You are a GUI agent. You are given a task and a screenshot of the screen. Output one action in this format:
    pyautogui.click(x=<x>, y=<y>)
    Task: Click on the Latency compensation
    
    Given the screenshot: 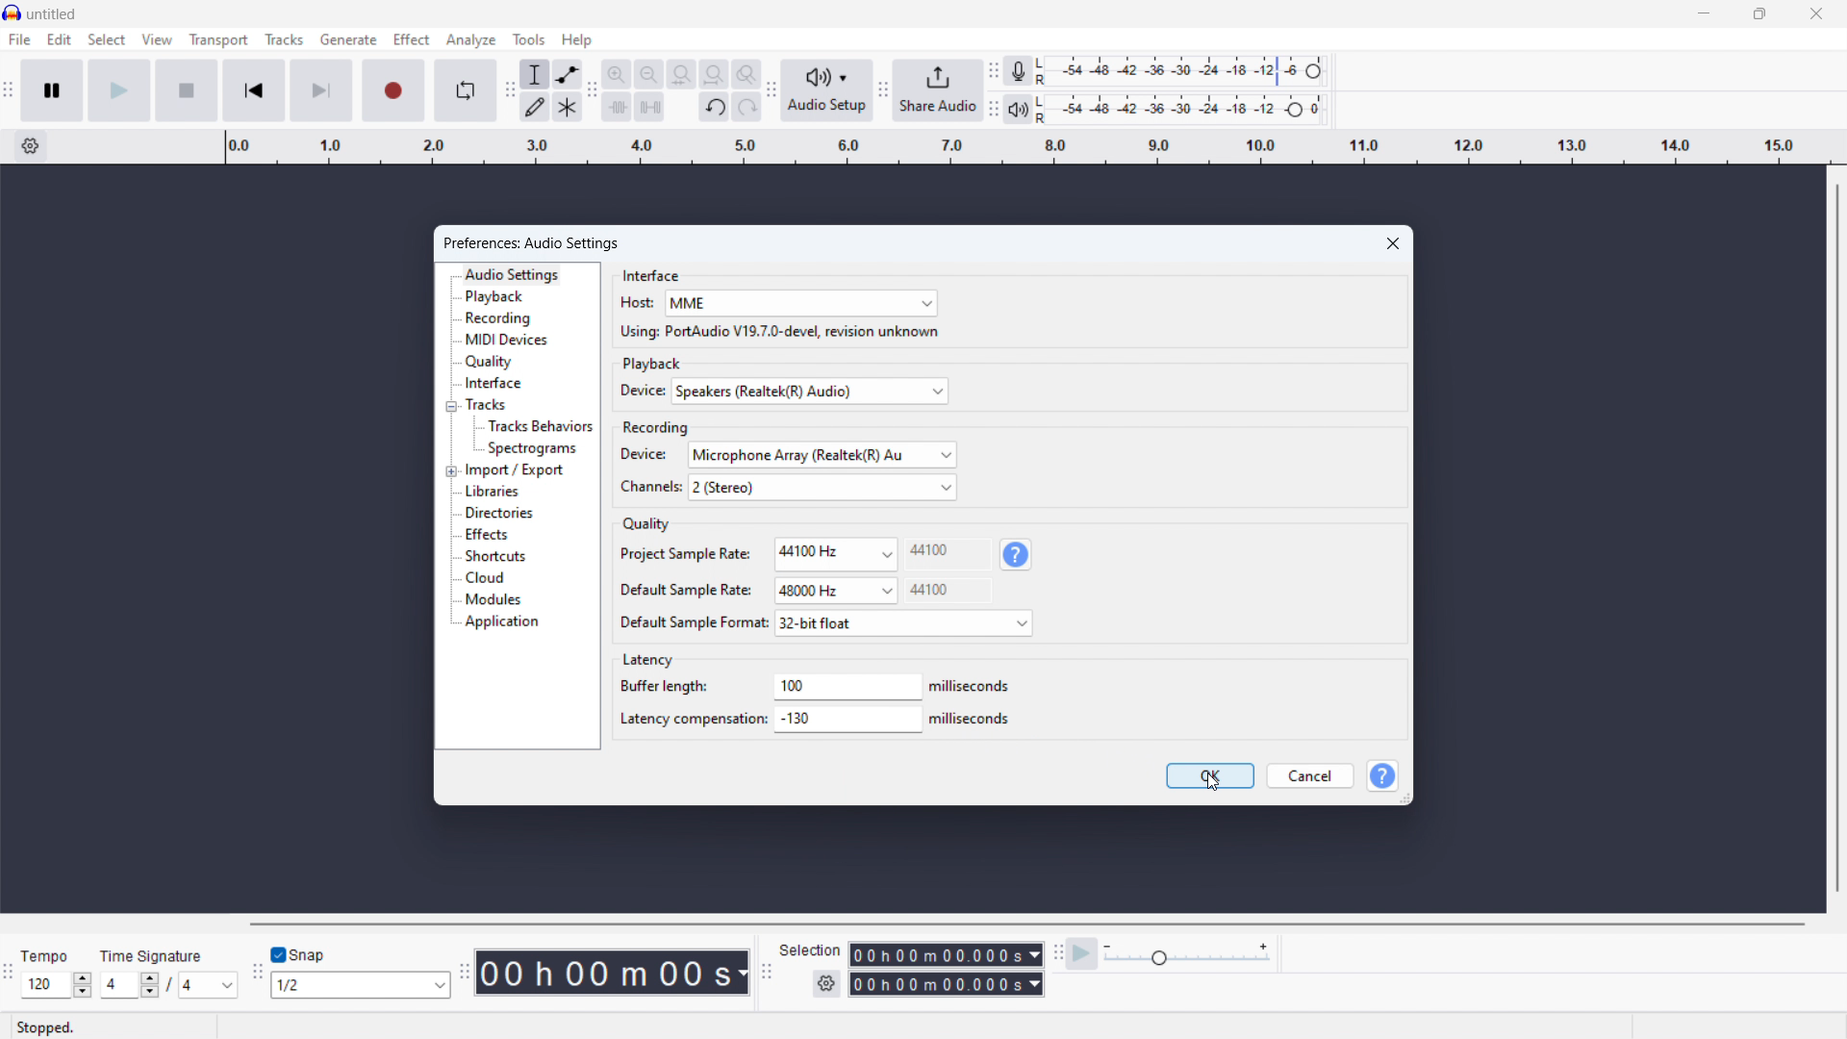 What is the action you would take?
    pyautogui.click(x=690, y=719)
    